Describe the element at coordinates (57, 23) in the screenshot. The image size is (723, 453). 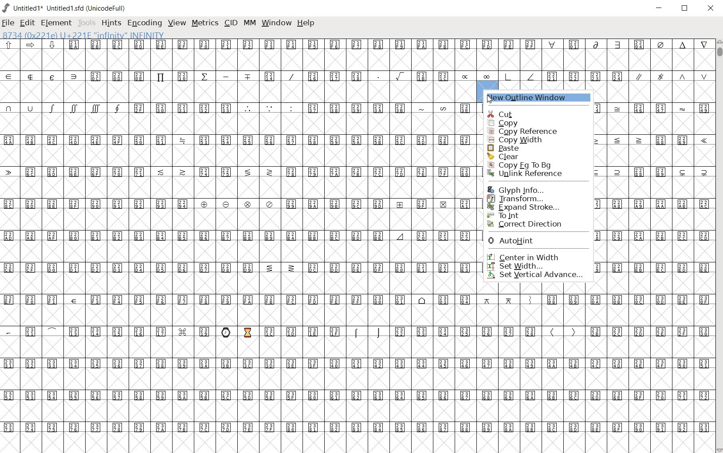
I see `element` at that location.